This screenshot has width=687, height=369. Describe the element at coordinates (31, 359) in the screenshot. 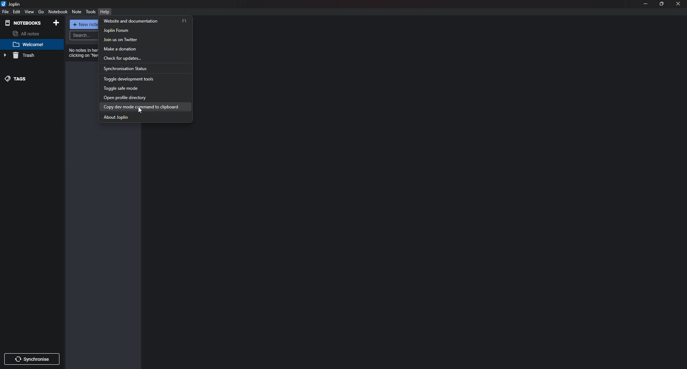

I see `Synchronize` at that location.